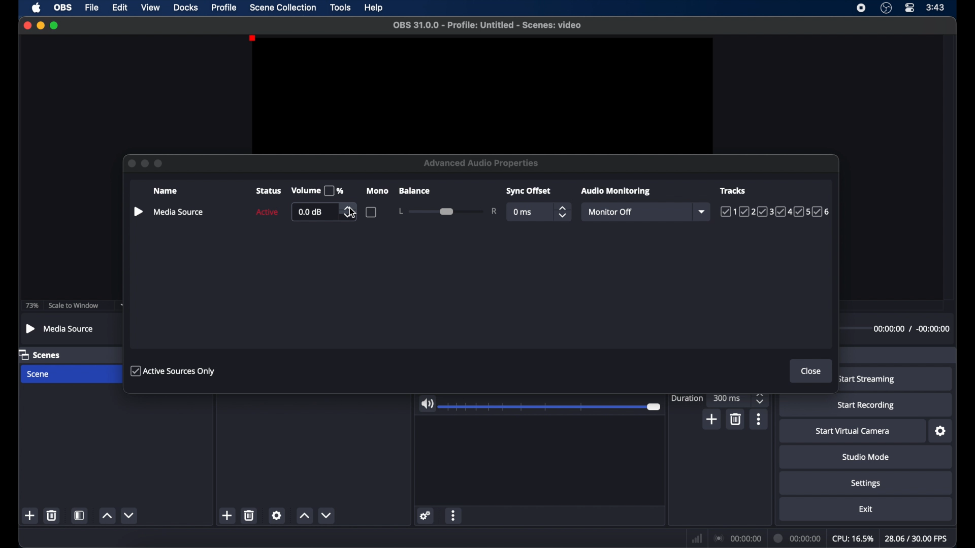  Describe the element at coordinates (427, 404) in the screenshot. I see `volume` at that location.